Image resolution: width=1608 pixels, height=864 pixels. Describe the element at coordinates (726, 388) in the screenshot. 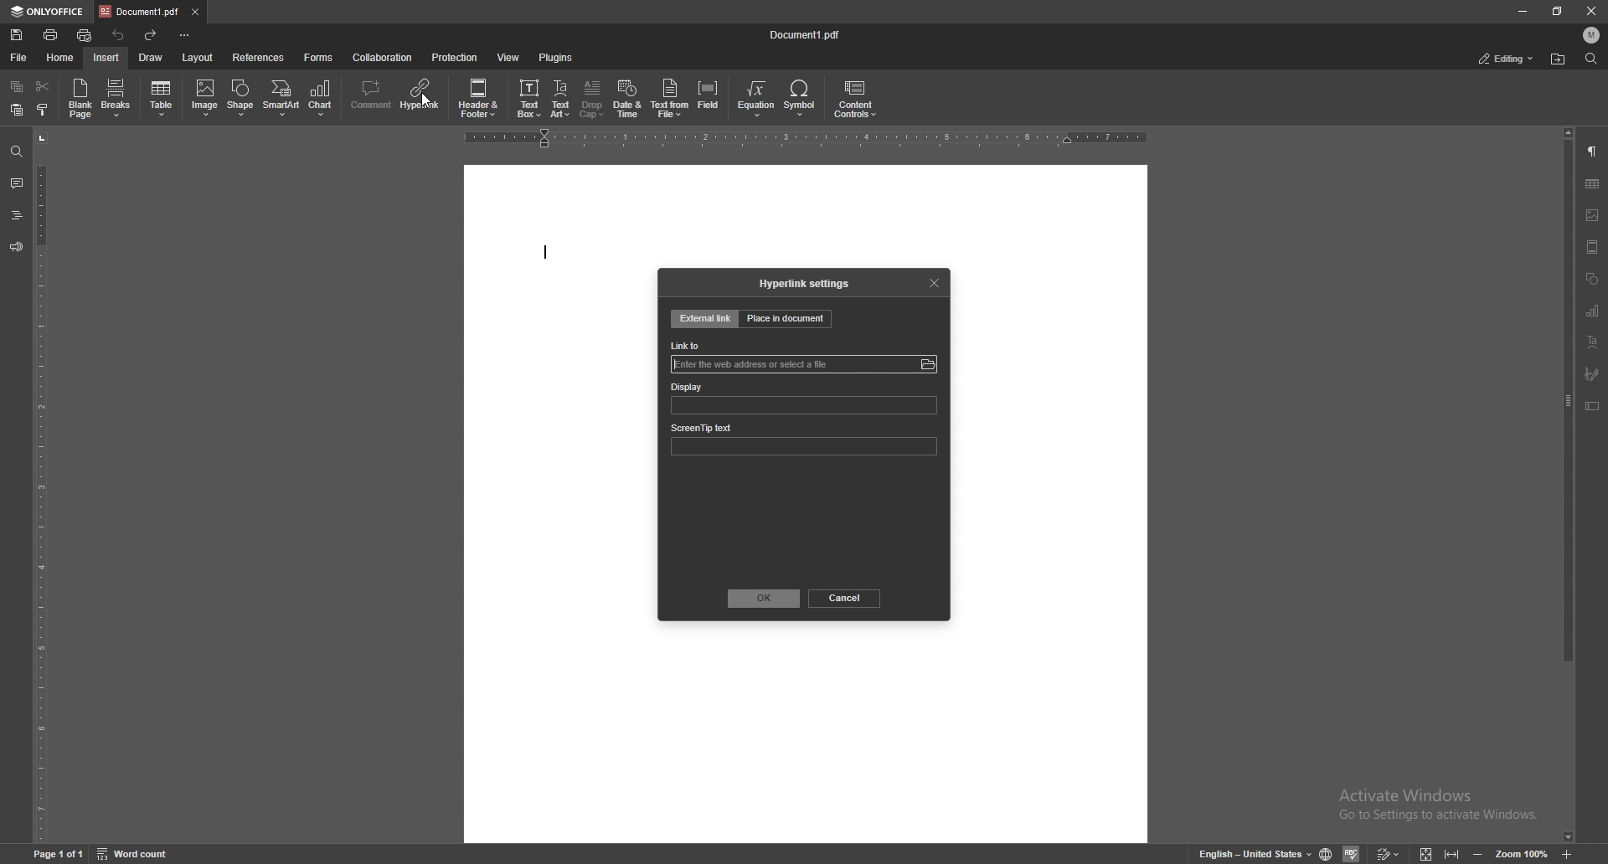

I see `display` at that location.